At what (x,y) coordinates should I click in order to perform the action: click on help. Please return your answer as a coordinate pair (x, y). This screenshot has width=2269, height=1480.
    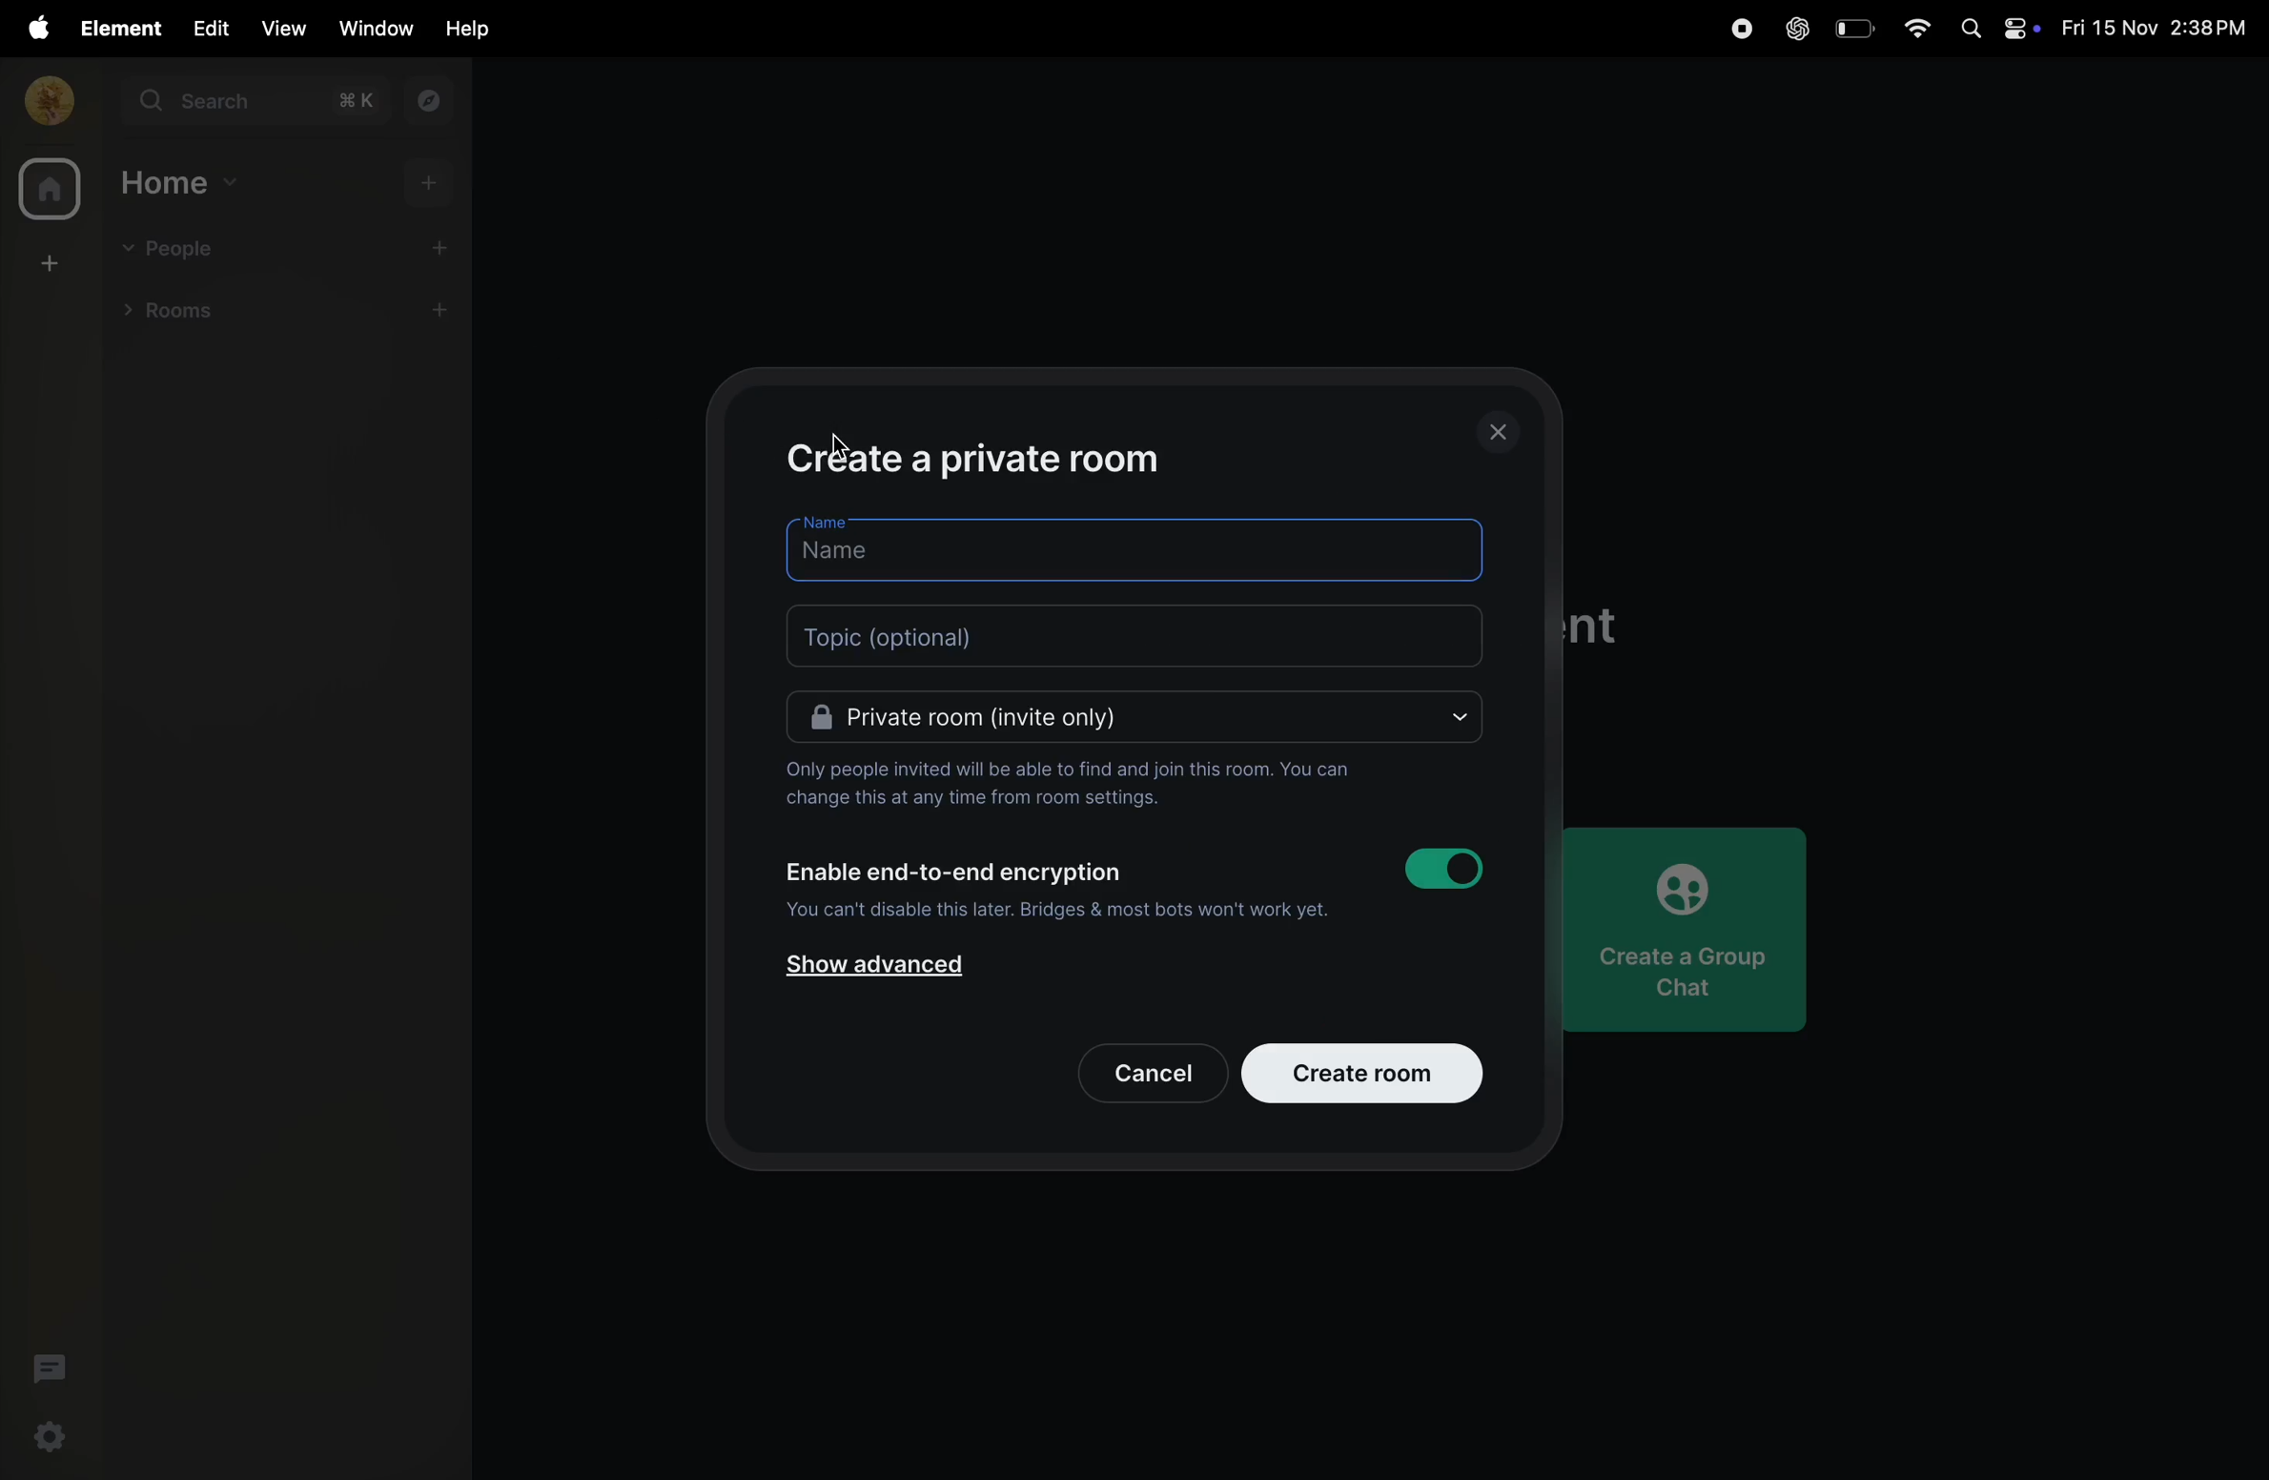
    Looking at the image, I should click on (470, 28).